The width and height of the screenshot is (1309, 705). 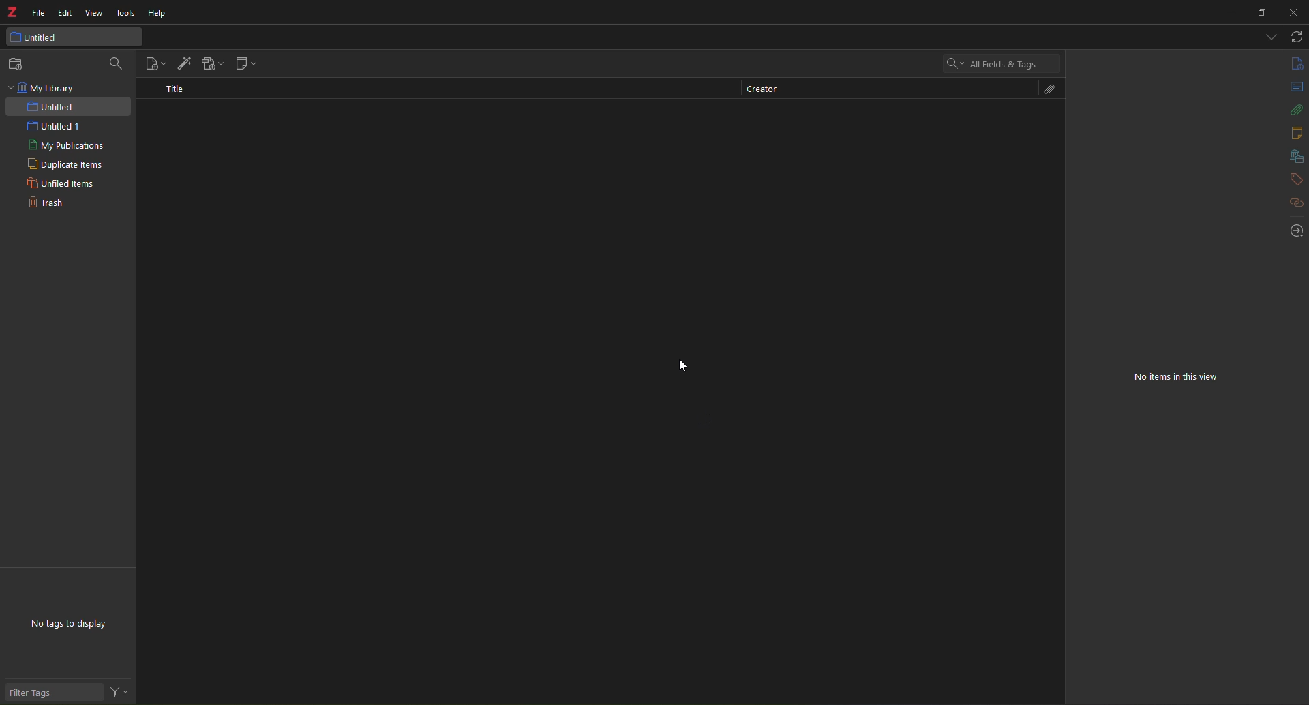 What do you see at coordinates (155, 14) in the screenshot?
I see `help` at bounding box center [155, 14].